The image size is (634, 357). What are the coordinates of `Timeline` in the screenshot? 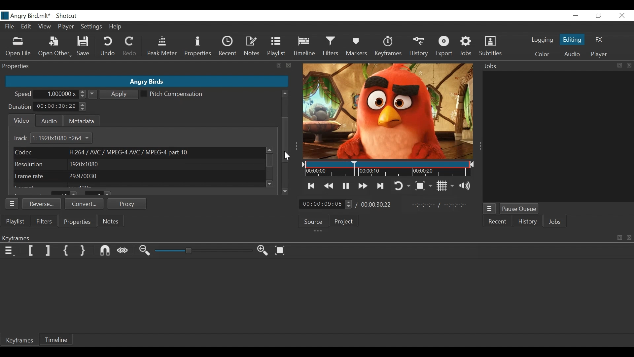 It's located at (389, 169).